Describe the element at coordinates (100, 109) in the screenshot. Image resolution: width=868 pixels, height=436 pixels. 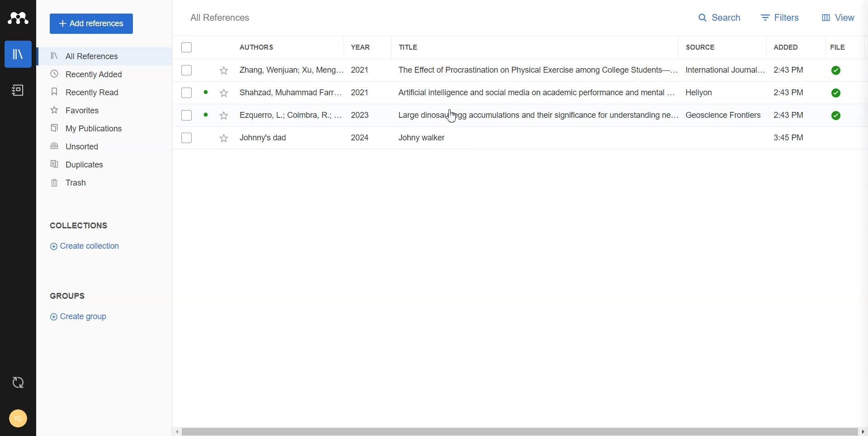
I see `Favorites` at that location.